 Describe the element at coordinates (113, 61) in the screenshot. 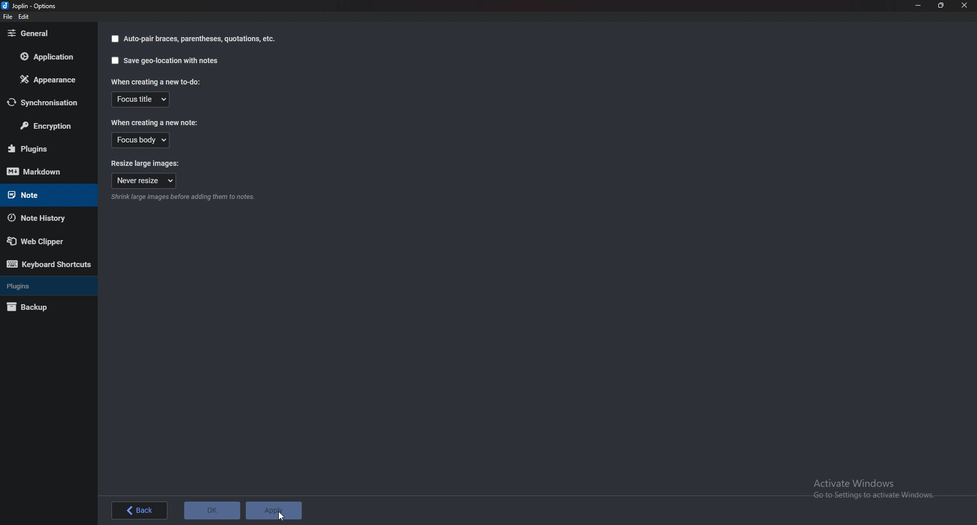

I see `Checkbox ` at that location.